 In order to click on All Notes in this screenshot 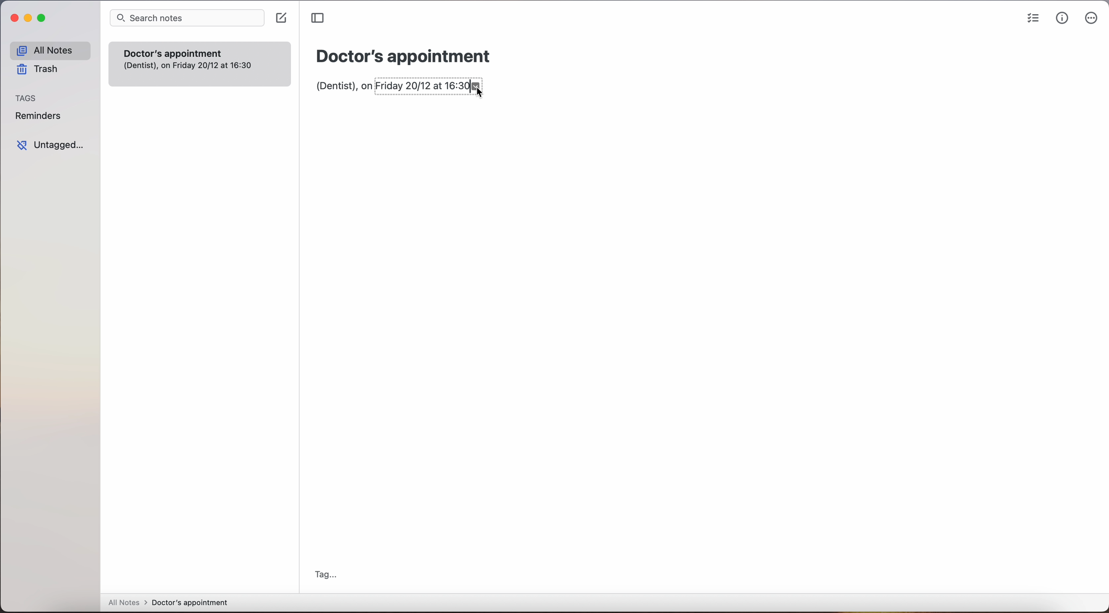, I will do `click(49, 49)`.